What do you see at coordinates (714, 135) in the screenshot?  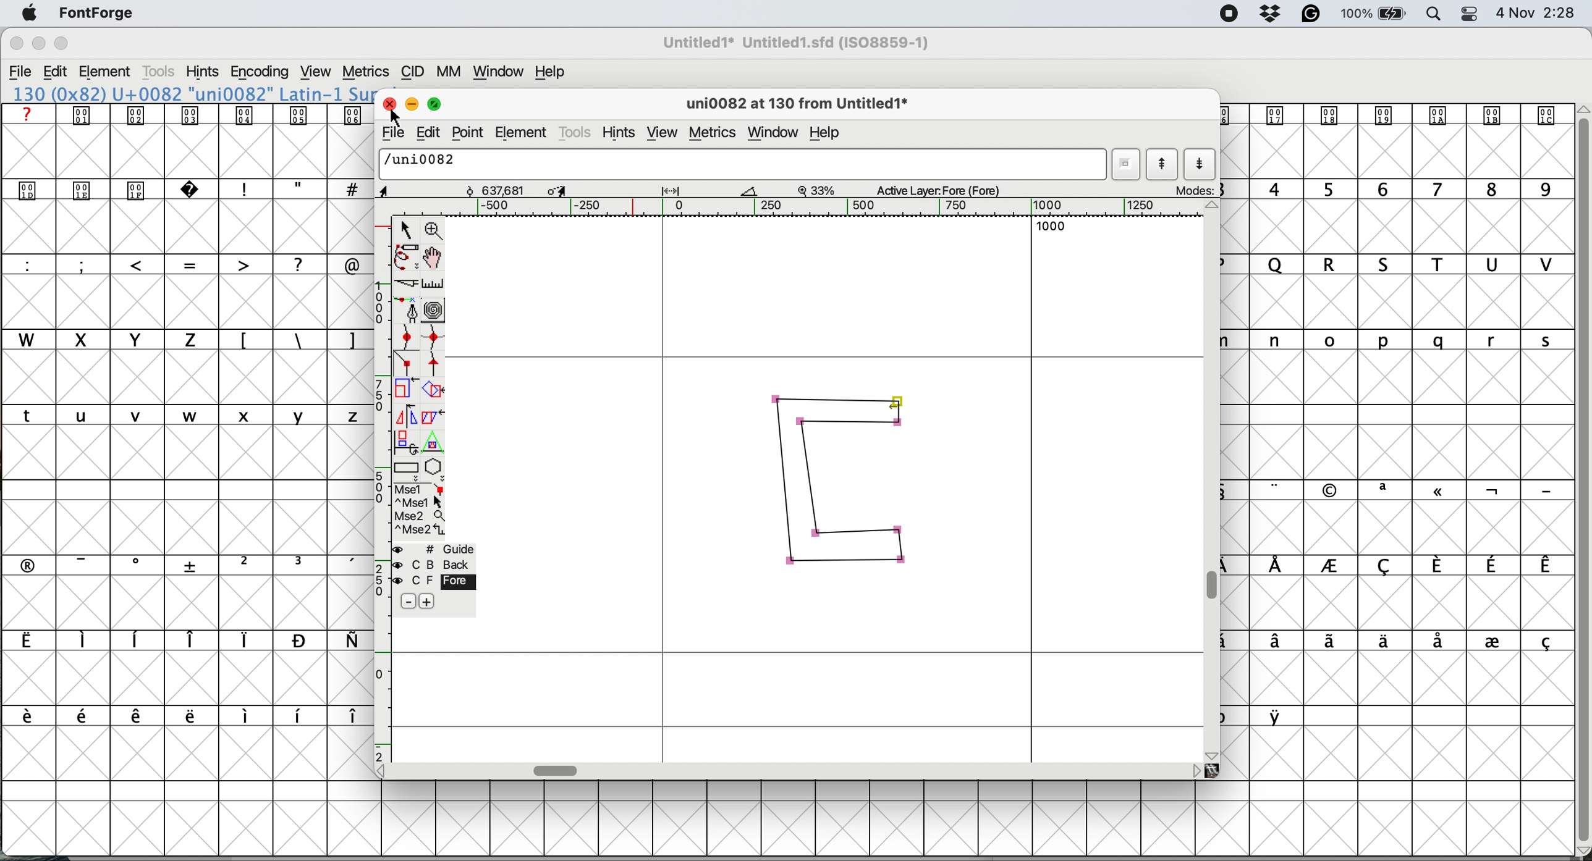 I see `metrics` at bounding box center [714, 135].